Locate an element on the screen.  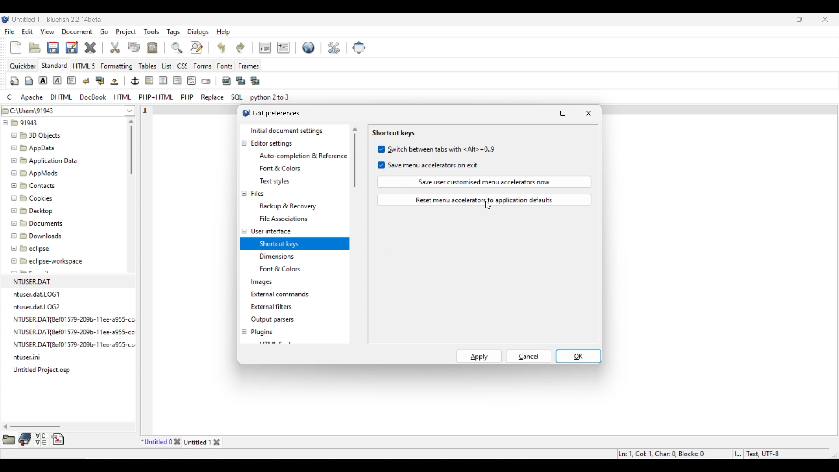
Cookies is located at coordinates (33, 198).